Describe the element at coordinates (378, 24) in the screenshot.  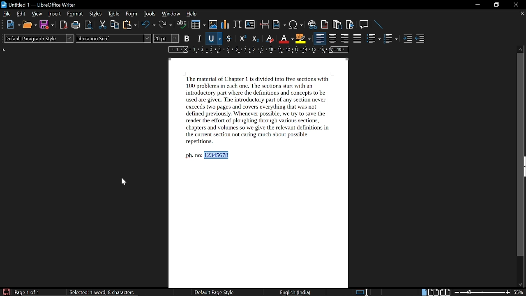
I see `line` at that location.